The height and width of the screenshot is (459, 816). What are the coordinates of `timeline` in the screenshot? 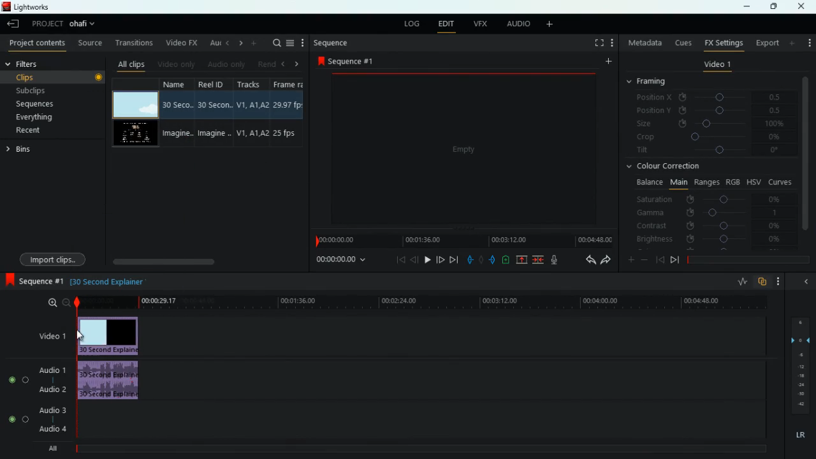 It's located at (747, 259).